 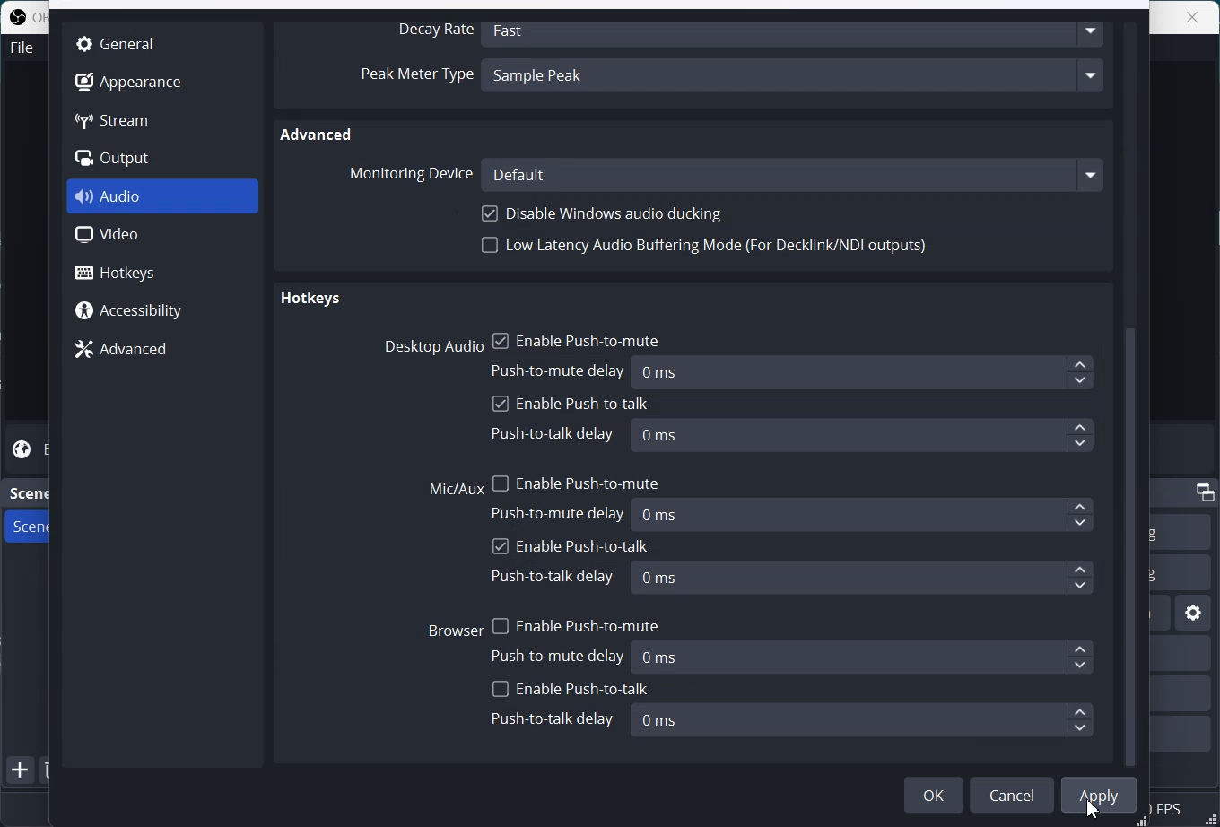 What do you see at coordinates (162, 235) in the screenshot?
I see `Video` at bounding box center [162, 235].